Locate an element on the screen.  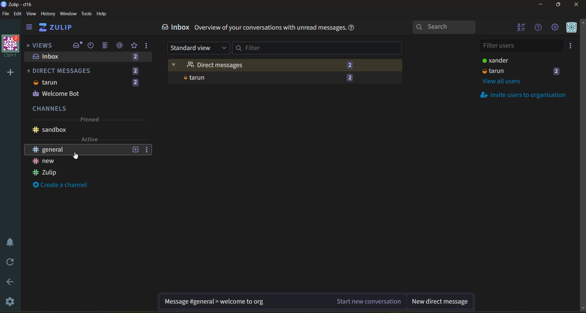
 is located at coordinates (49, 174).